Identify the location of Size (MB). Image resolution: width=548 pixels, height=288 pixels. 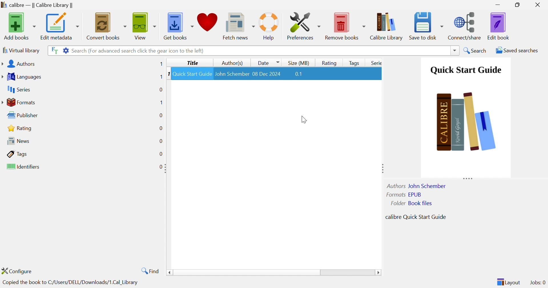
(298, 63).